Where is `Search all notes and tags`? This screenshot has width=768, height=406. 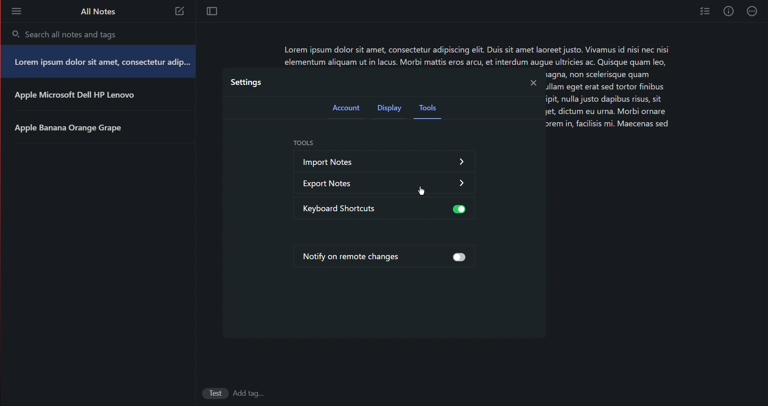 Search all notes and tags is located at coordinates (78, 32).